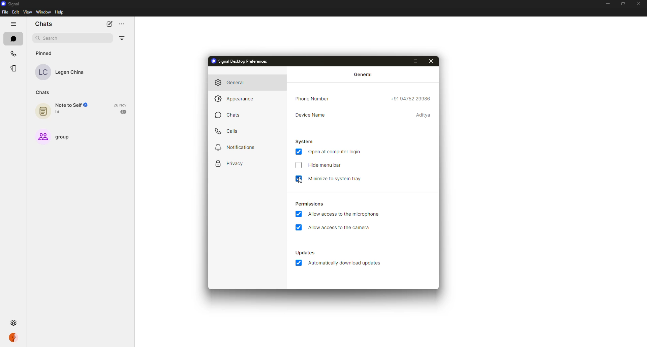 The width and height of the screenshot is (647, 347). Describe the element at coordinates (311, 204) in the screenshot. I see `permissions` at that location.